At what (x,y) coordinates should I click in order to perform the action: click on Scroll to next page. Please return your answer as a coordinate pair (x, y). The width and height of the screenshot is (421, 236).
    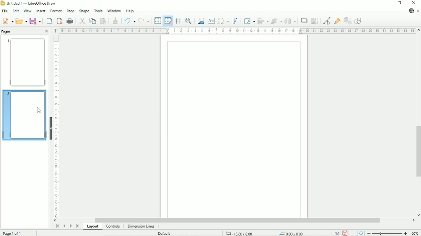
    Looking at the image, I should click on (71, 226).